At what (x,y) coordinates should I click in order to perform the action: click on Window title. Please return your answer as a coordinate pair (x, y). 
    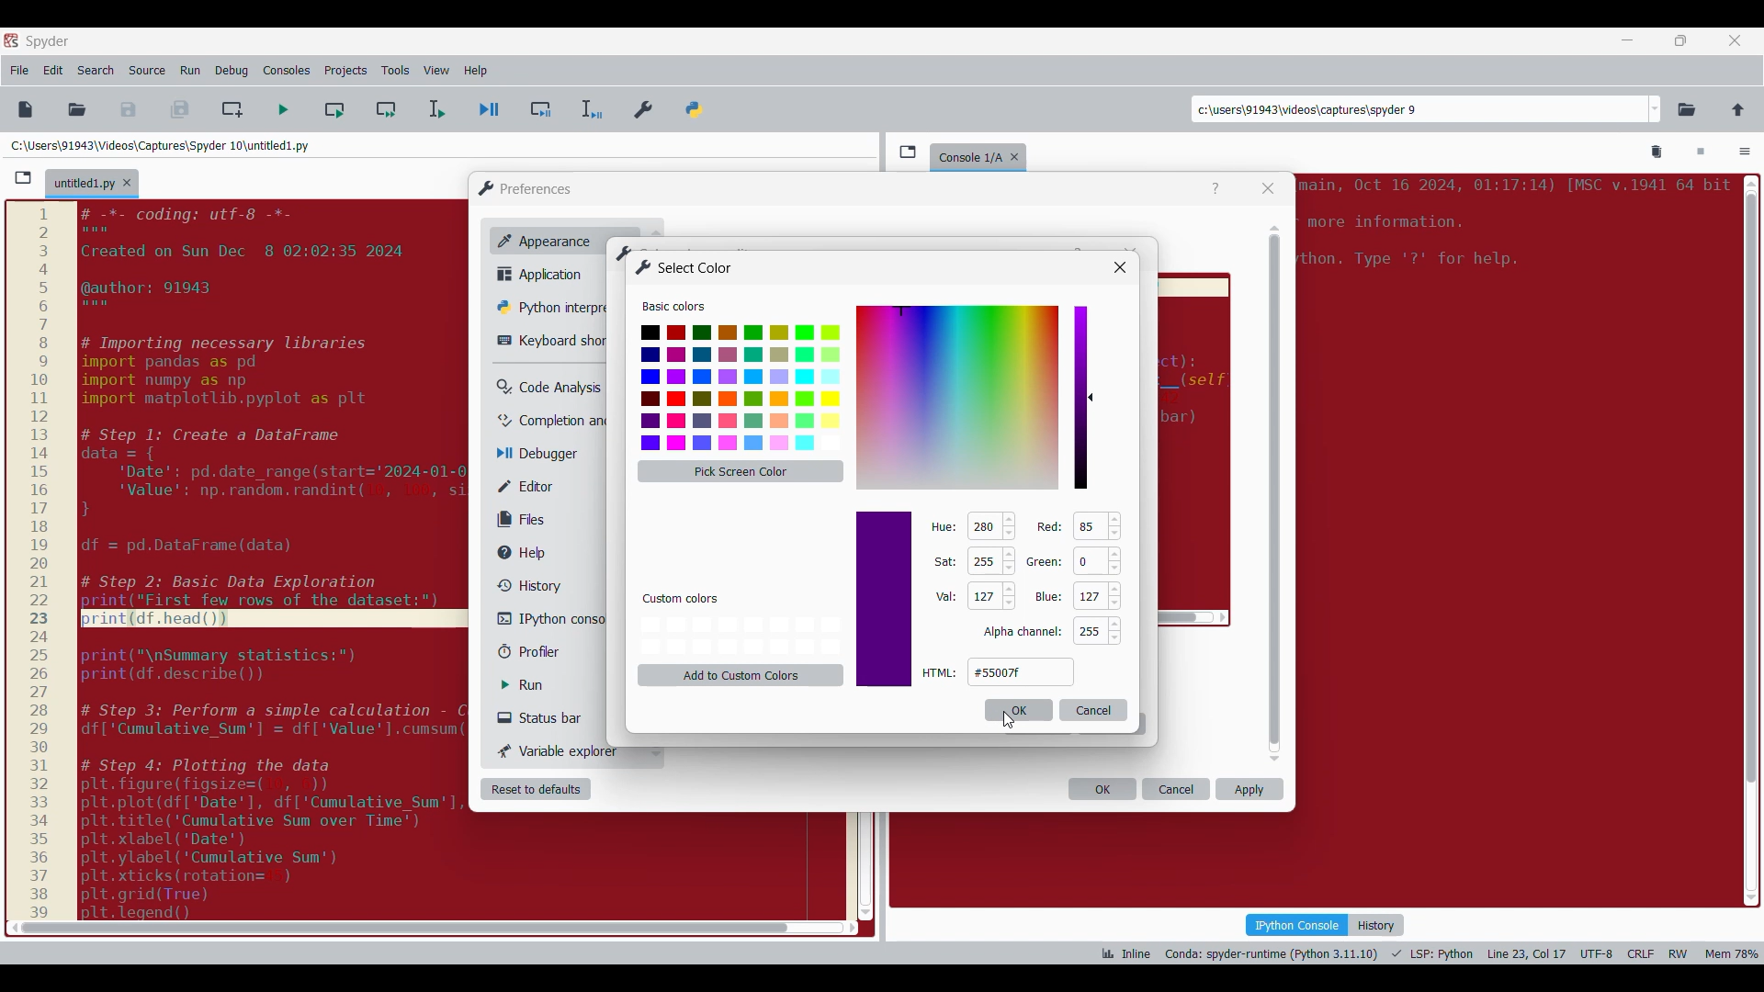
    Looking at the image, I should click on (684, 267).